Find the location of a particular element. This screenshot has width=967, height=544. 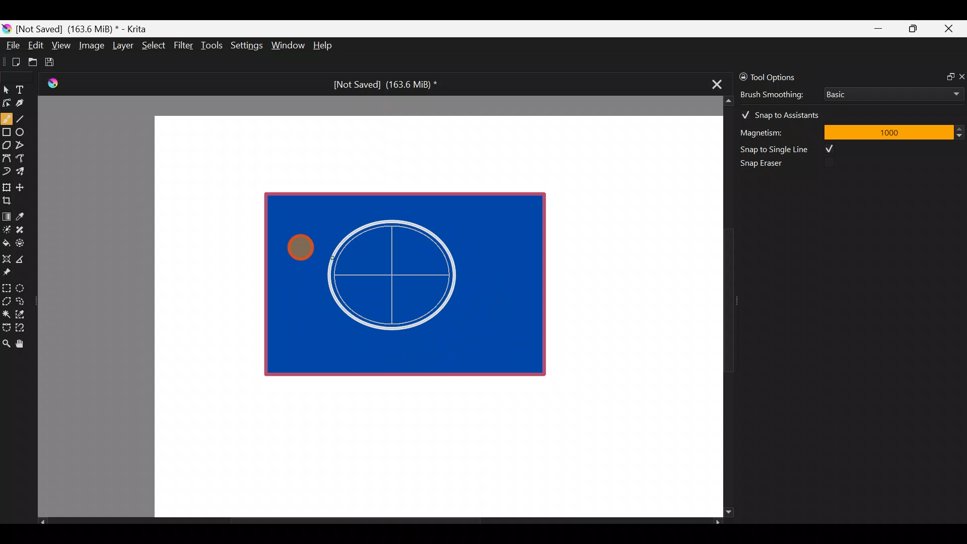

Zoom tool is located at coordinates (6, 343).